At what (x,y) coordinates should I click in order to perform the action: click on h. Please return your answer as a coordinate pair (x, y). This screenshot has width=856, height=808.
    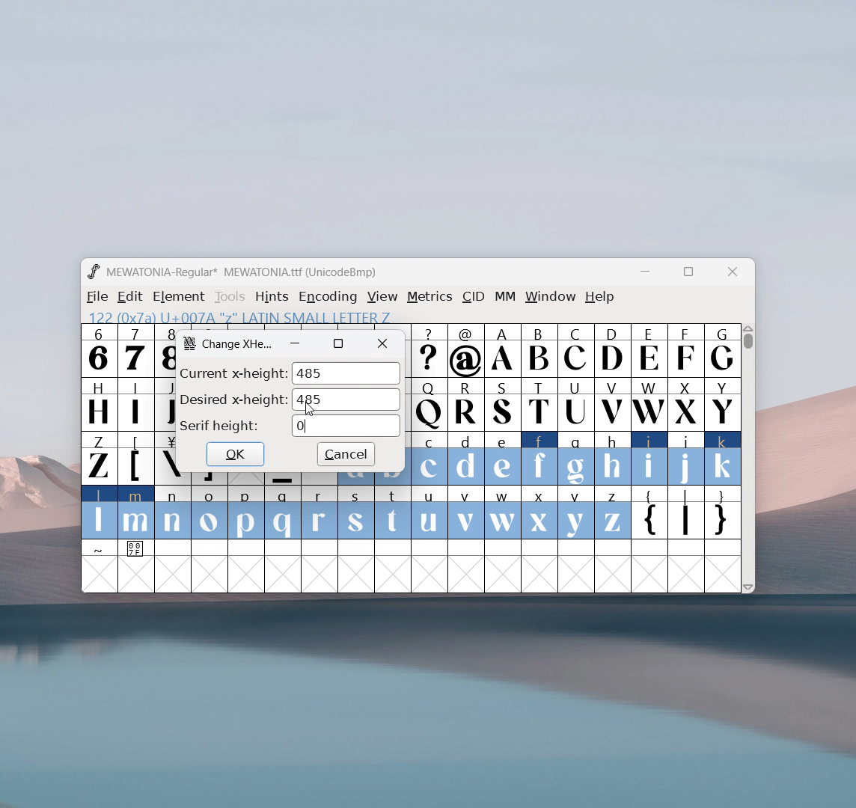
    Looking at the image, I should click on (611, 456).